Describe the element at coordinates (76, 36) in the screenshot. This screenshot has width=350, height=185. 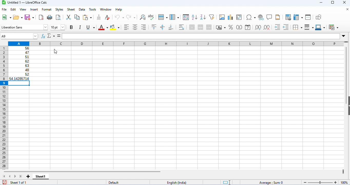
I see `formula for average function` at that location.